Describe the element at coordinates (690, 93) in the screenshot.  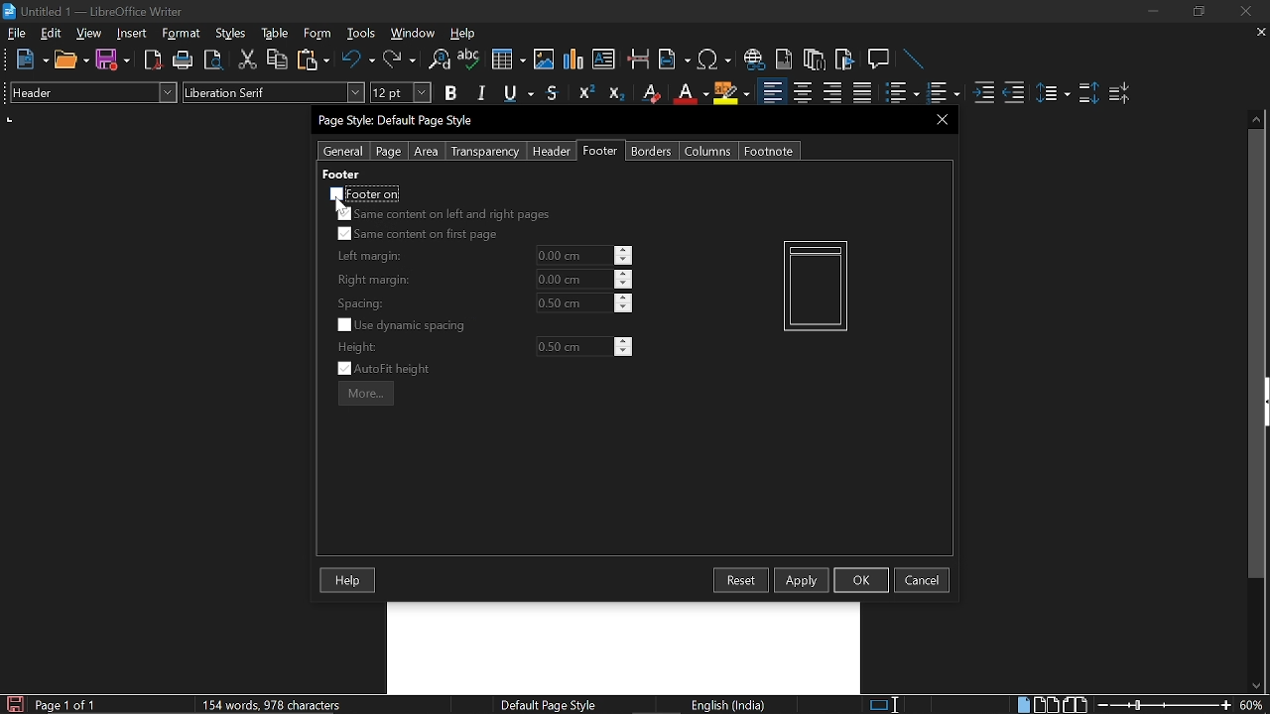
I see `Underline` at that location.